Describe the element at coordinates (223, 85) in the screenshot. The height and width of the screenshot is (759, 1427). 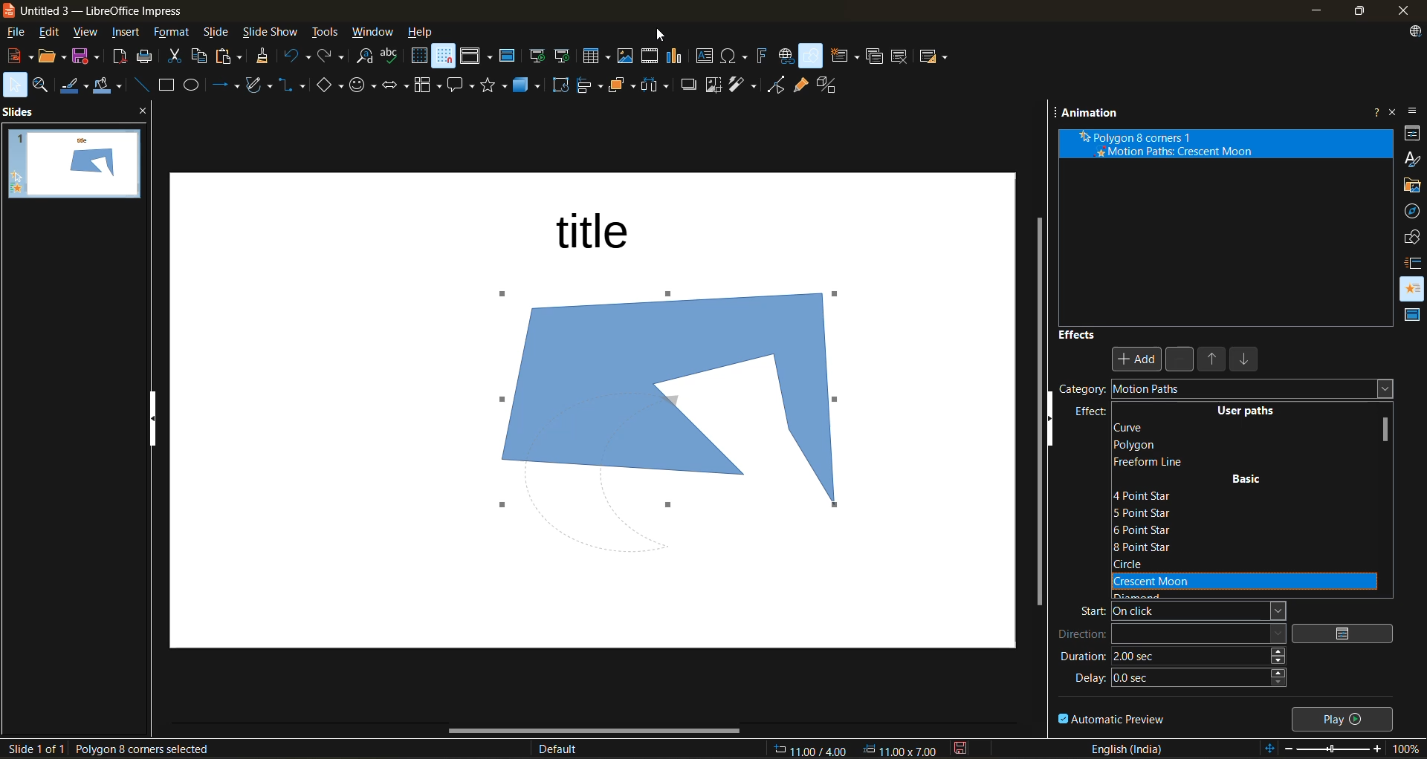
I see `lines and arrows` at that location.